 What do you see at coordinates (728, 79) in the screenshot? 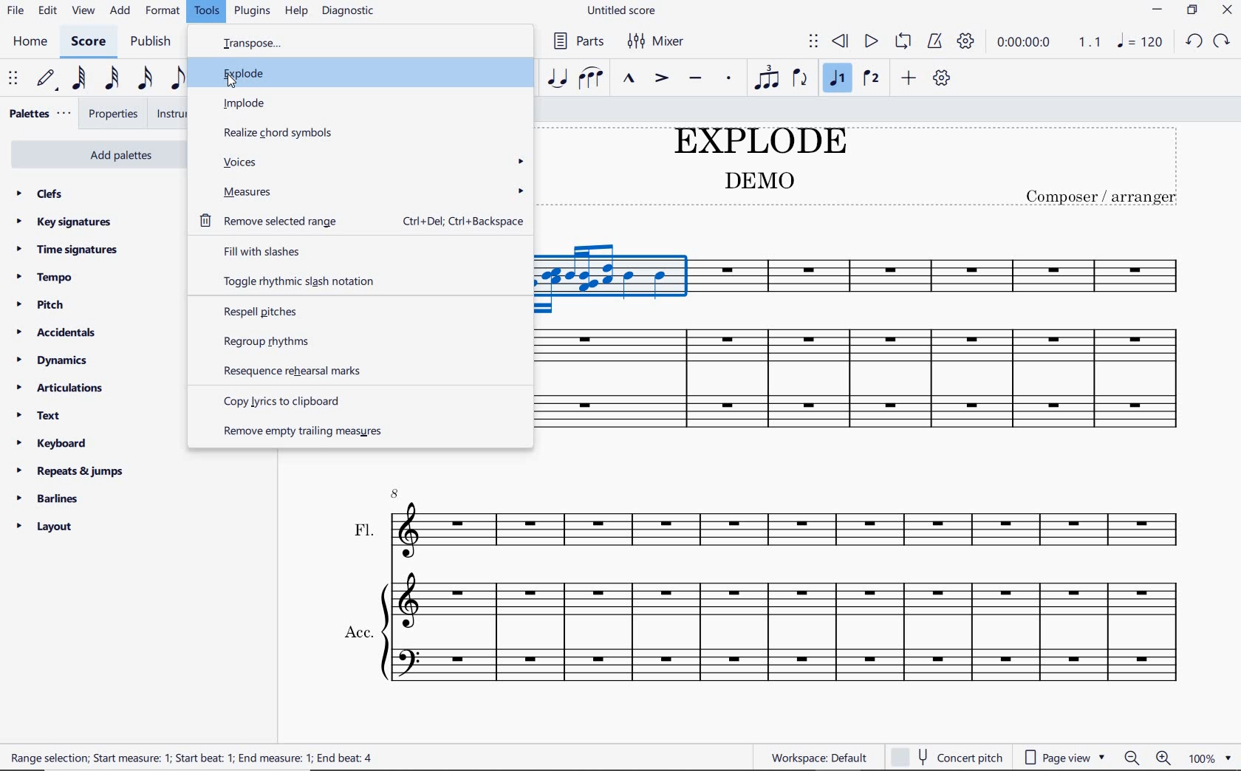
I see `staccato` at bounding box center [728, 79].